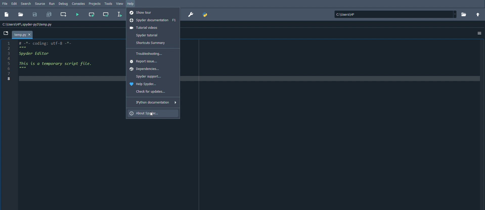 The image size is (485, 210). What do you see at coordinates (394, 15) in the screenshot?
I see `| Ci\Users\HP |` at bounding box center [394, 15].